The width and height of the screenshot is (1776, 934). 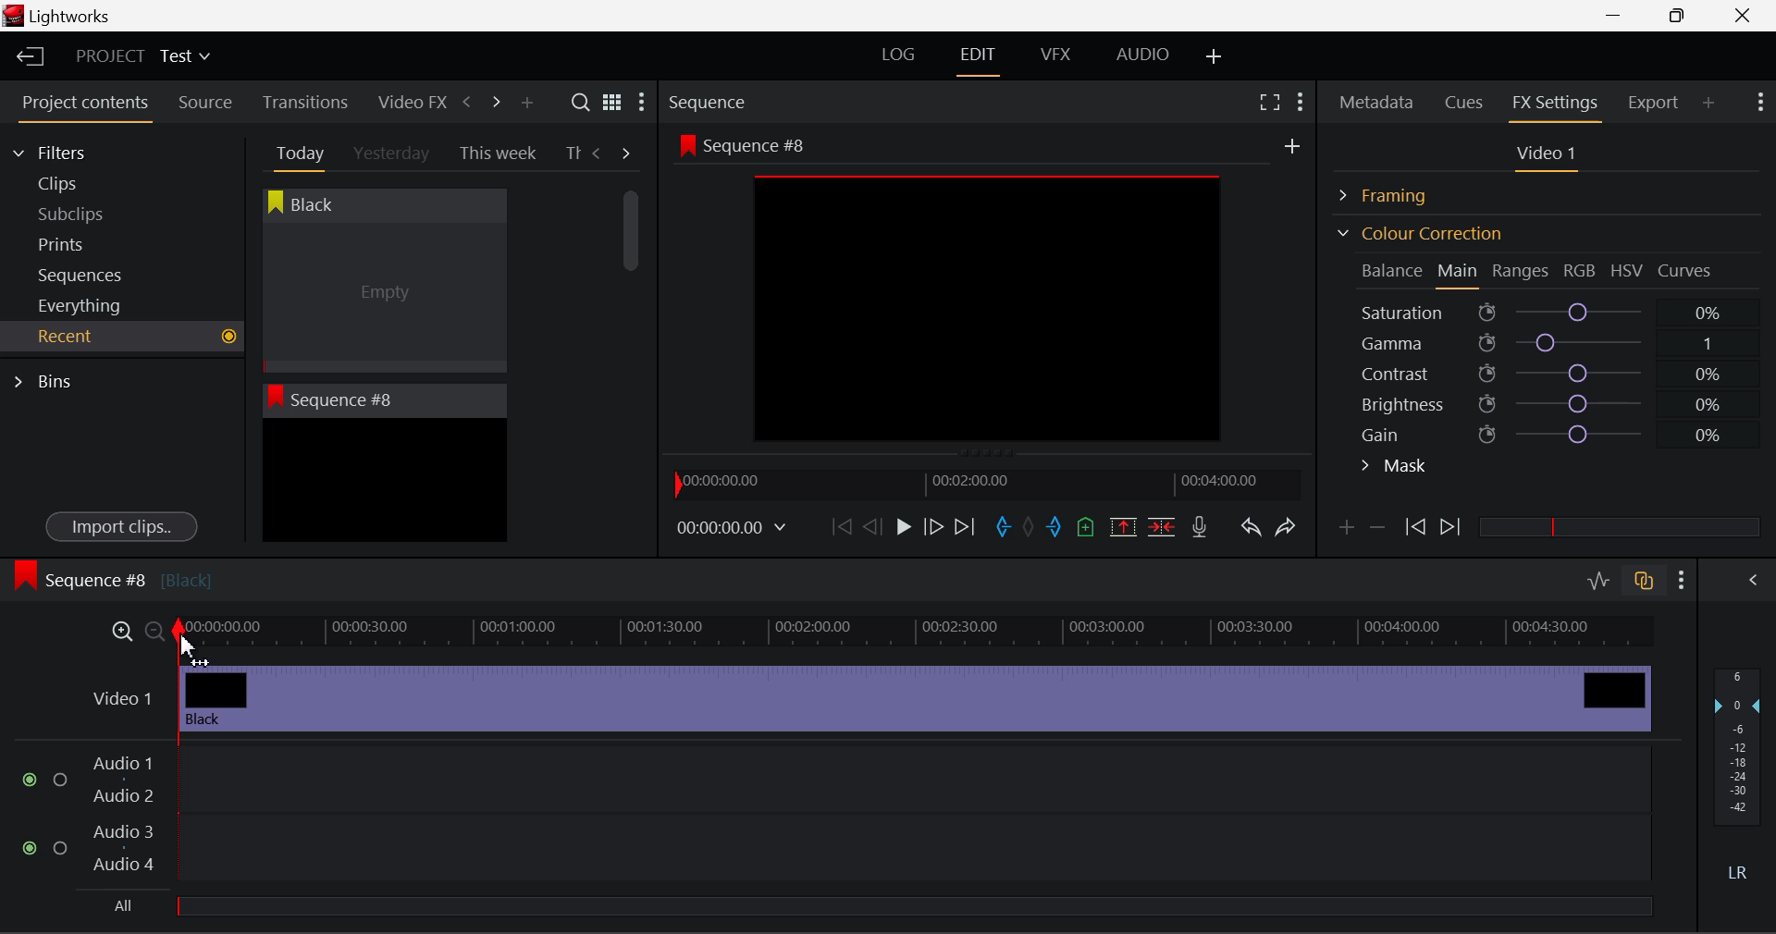 I want to click on Curves, so click(x=1687, y=270).